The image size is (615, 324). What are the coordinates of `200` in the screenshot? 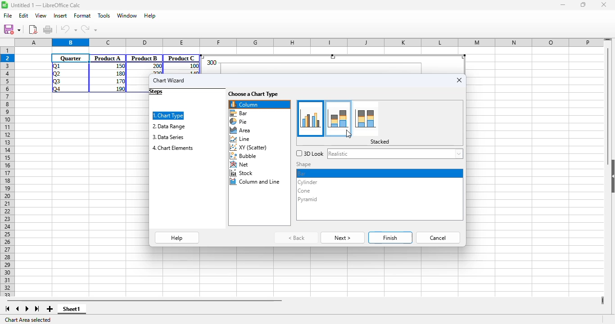 It's located at (156, 66).